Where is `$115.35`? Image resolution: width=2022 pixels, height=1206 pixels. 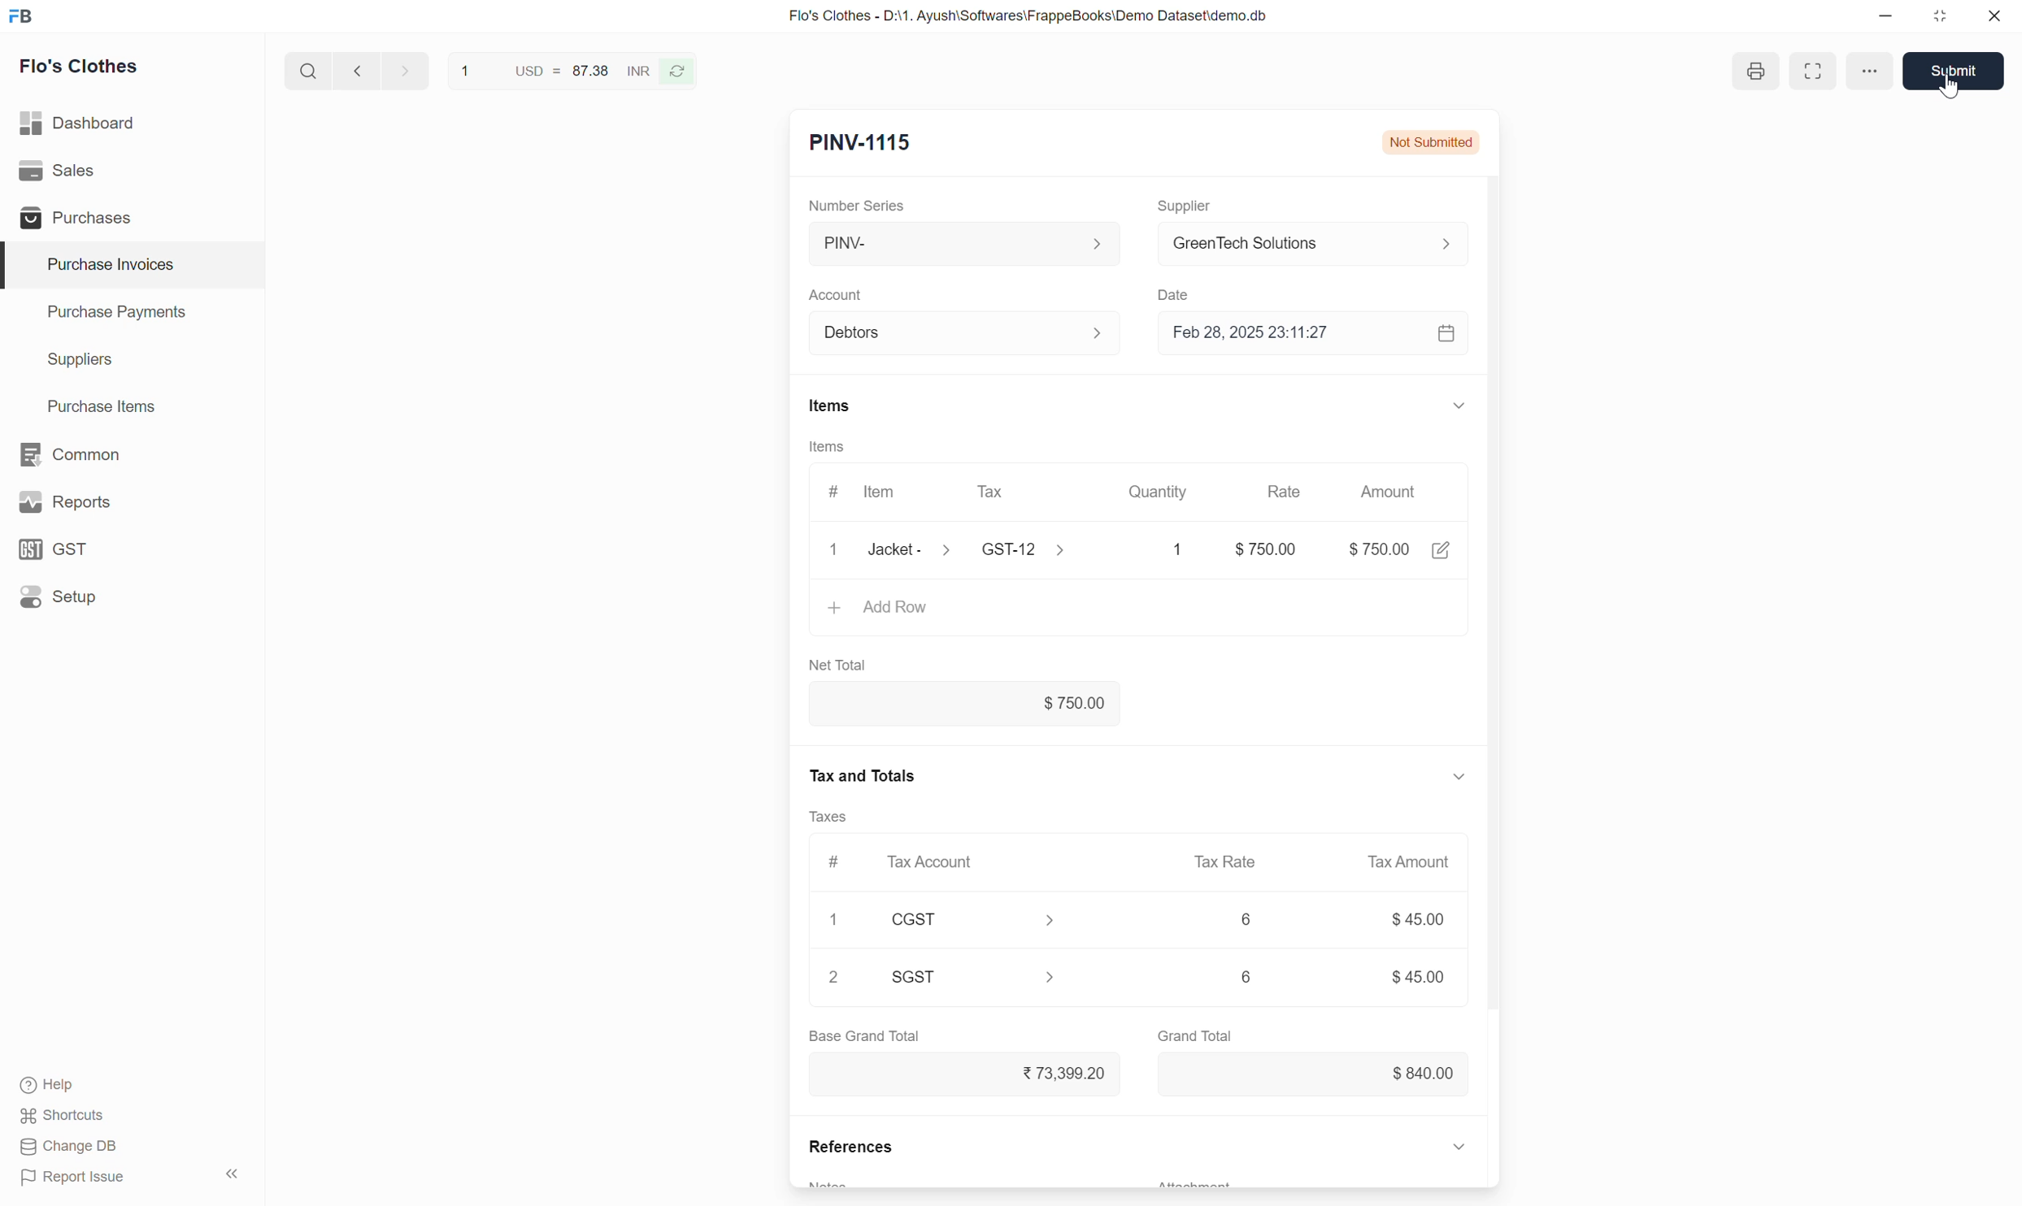
$115.35 is located at coordinates (1315, 1074).